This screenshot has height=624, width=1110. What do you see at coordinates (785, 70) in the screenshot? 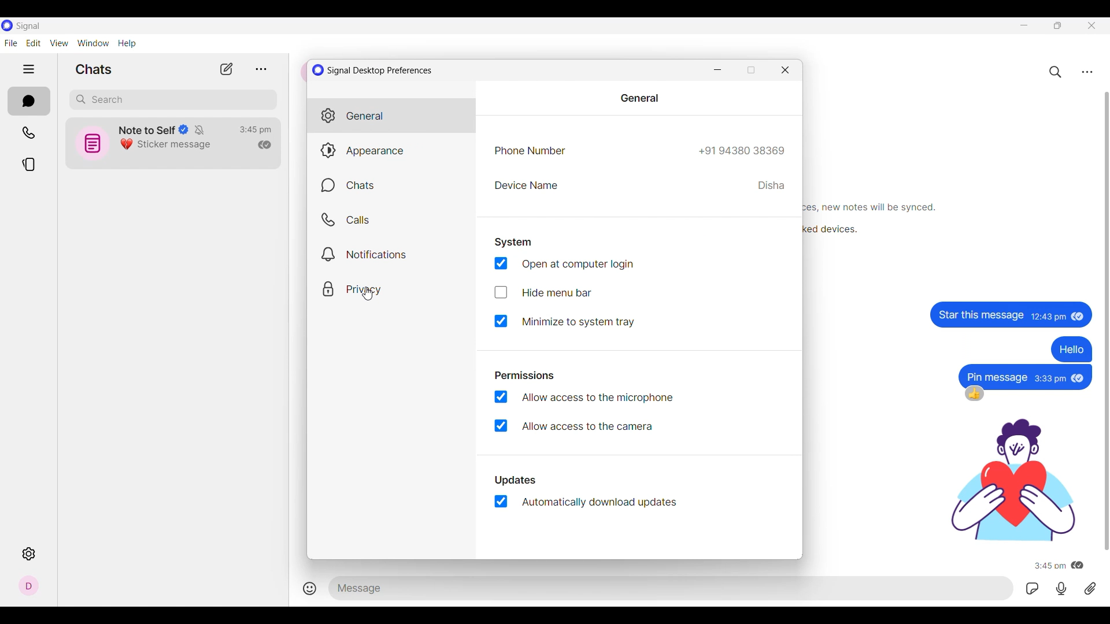
I see `Close window` at bounding box center [785, 70].